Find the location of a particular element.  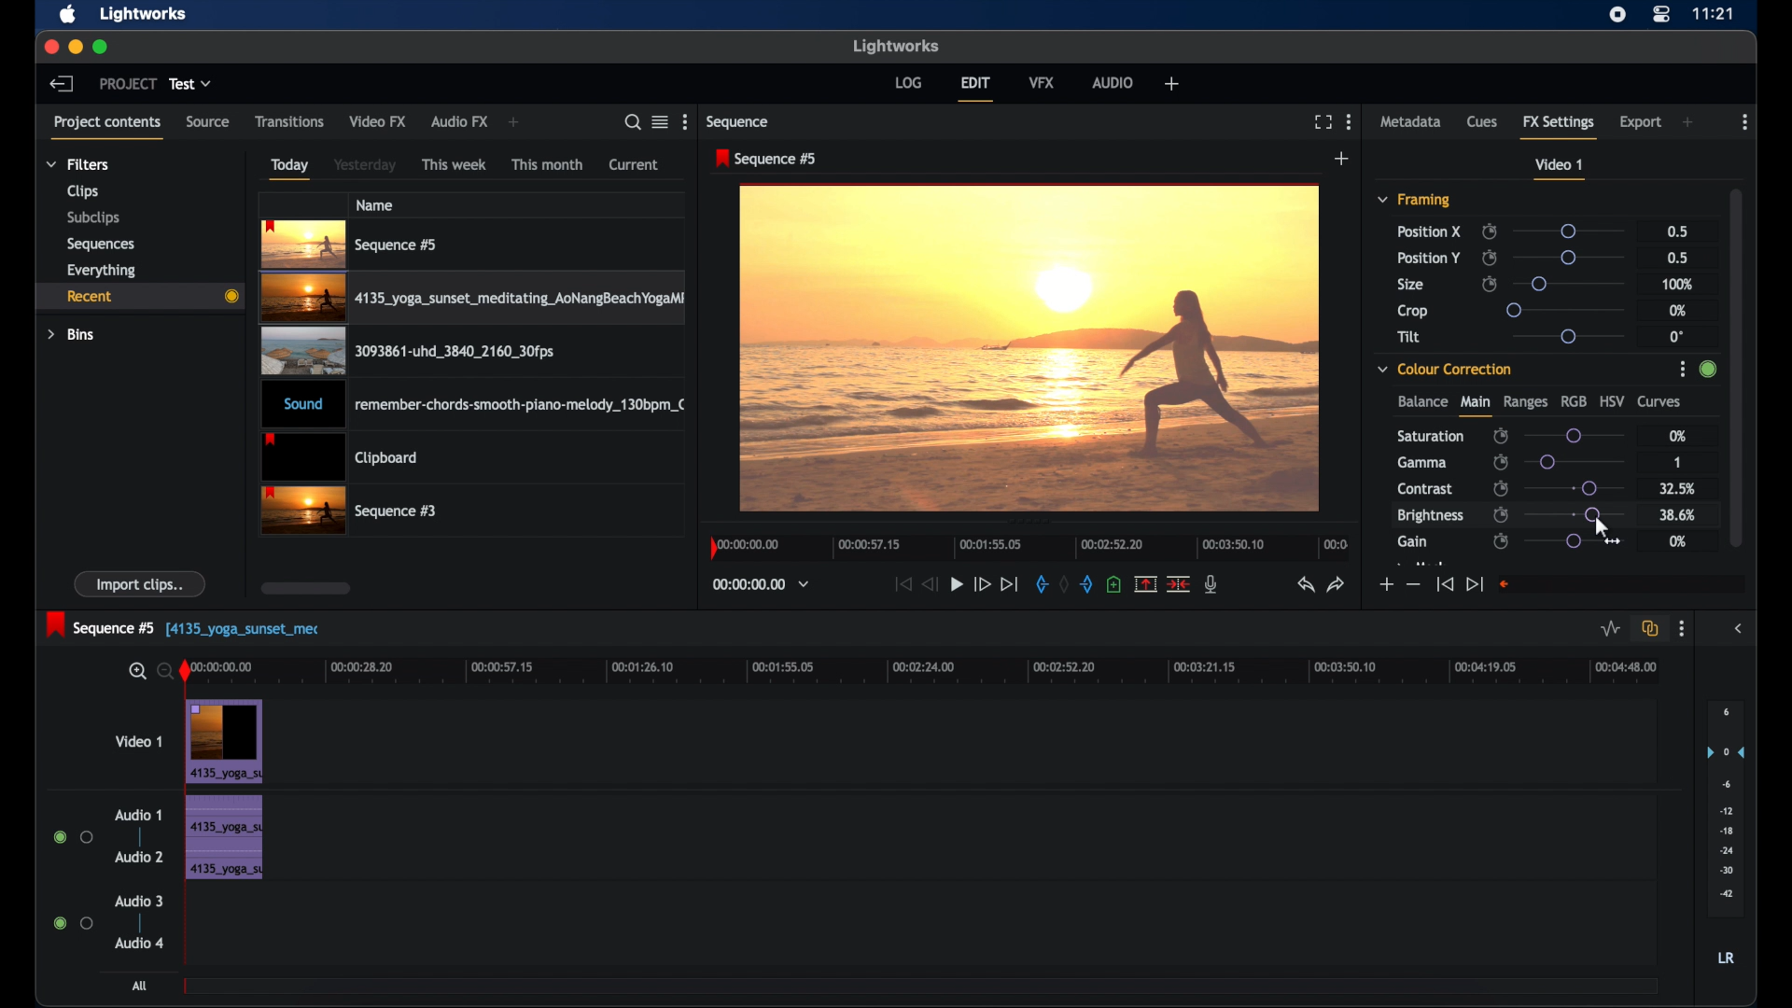

slider change is located at coordinates (1705, 374).